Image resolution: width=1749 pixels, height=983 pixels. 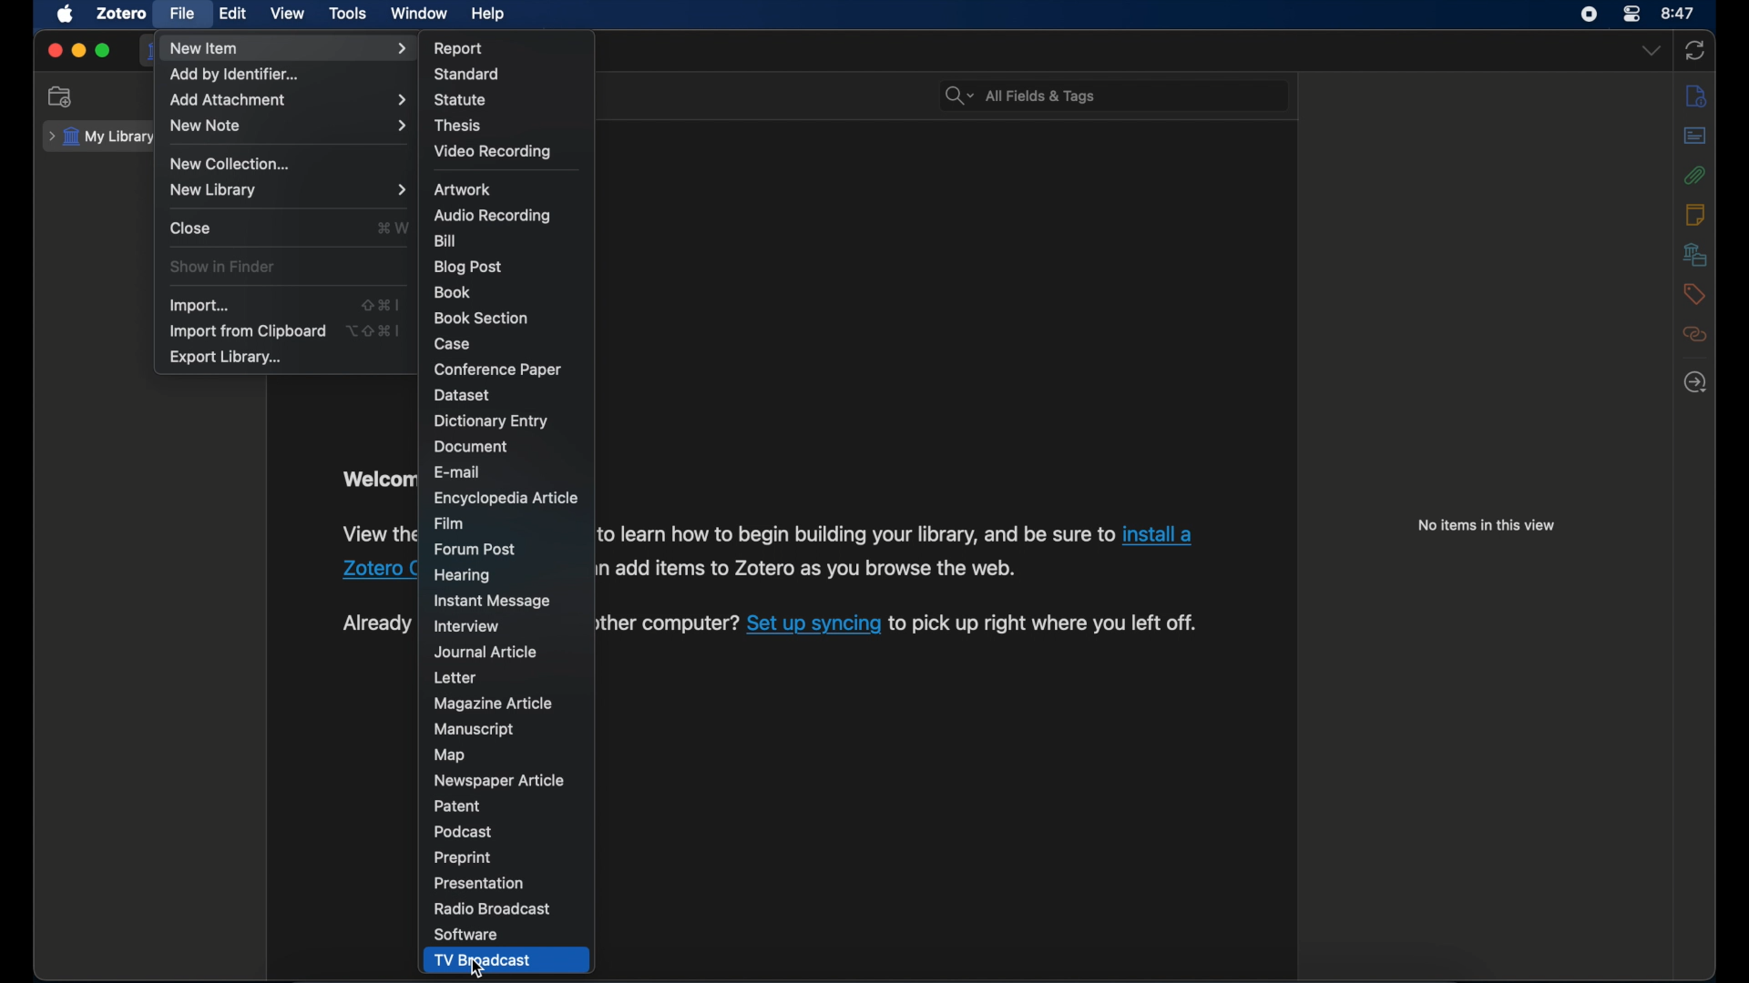 What do you see at coordinates (461, 857) in the screenshot?
I see `preprint` at bounding box center [461, 857].